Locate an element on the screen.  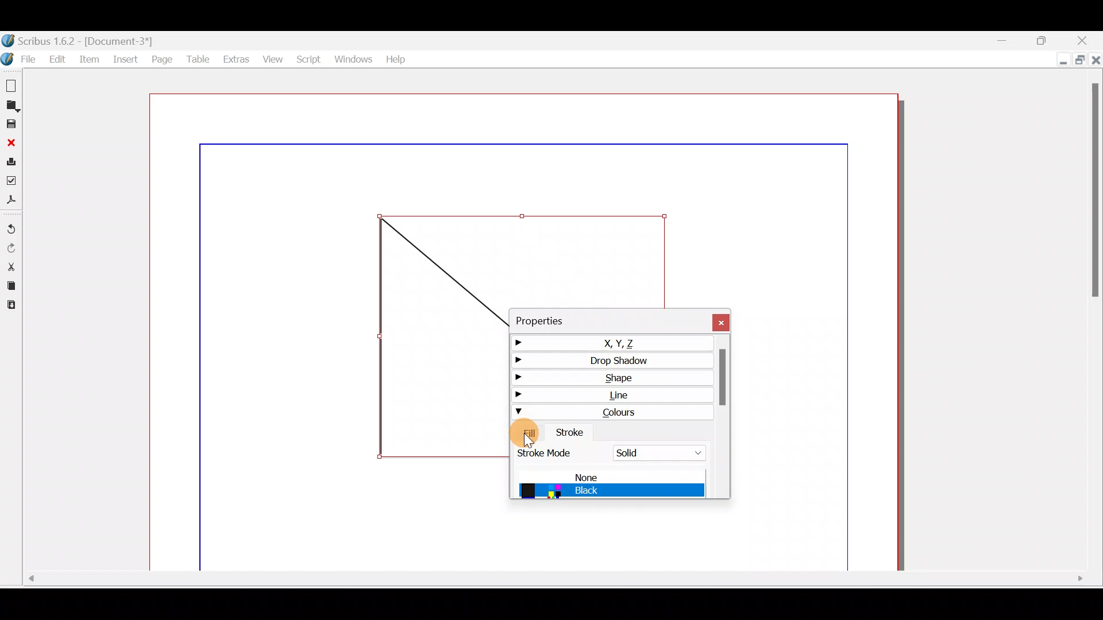
Paste is located at coordinates (14, 305).